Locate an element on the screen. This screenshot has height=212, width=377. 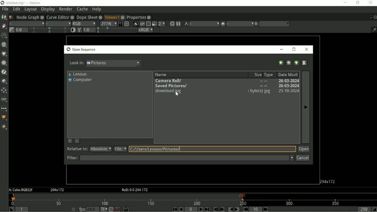
Behaviour is located at coordinates (117, 209).